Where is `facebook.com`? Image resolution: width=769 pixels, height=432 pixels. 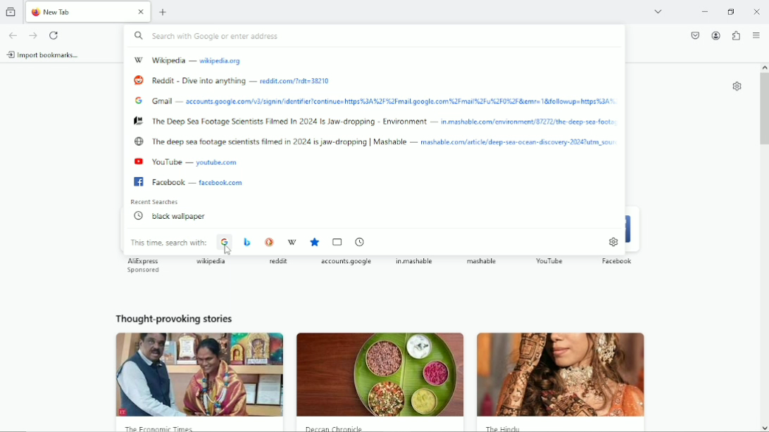
facebook.com is located at coordinates (220, 183).